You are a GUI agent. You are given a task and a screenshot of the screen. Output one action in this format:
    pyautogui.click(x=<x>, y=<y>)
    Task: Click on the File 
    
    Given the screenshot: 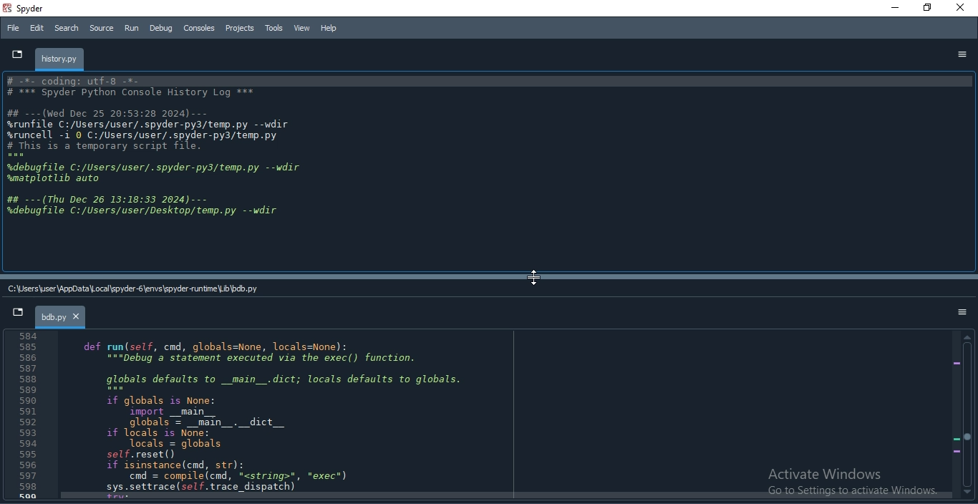 What is the action you would take?
    pyautogui.click(x=13, y=27)
    